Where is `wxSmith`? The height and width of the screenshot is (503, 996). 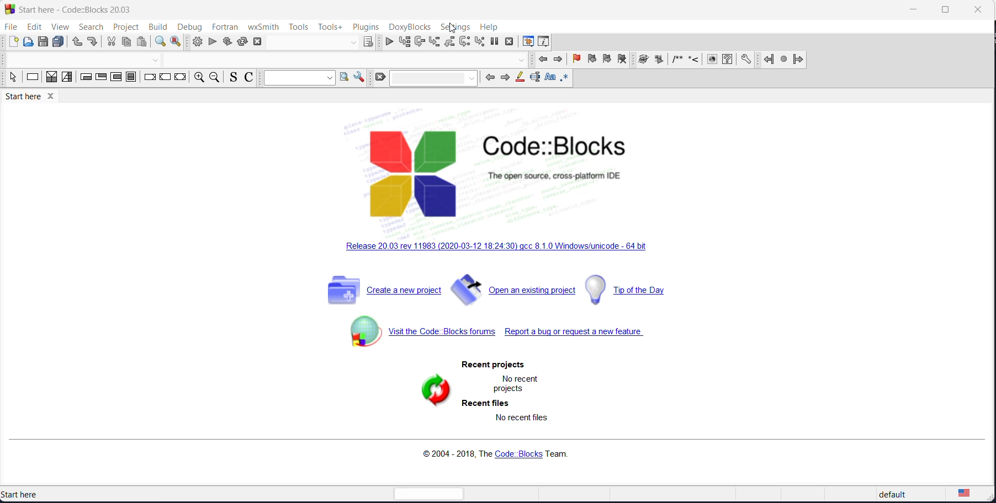
wxSmith is located at coordinates (262, 26).